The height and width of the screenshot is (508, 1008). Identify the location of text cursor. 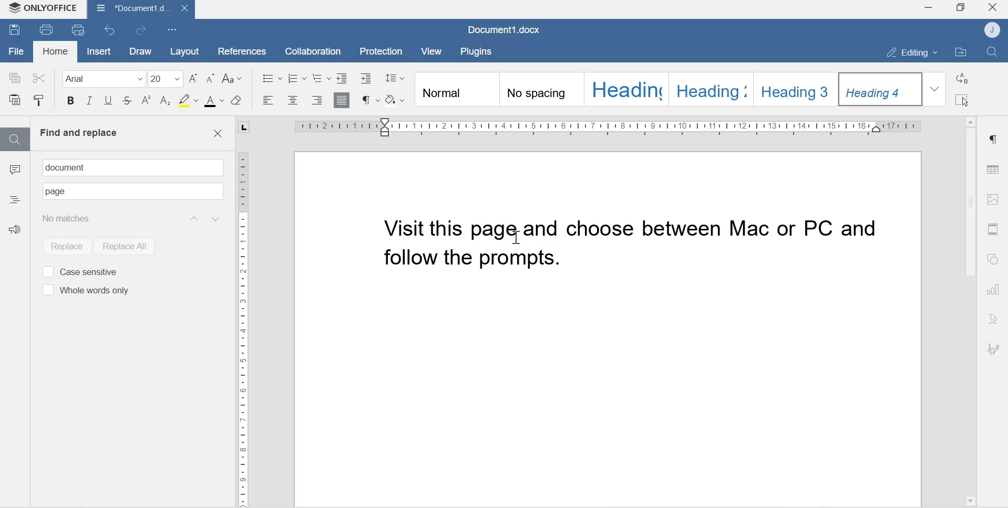
(514, 234).